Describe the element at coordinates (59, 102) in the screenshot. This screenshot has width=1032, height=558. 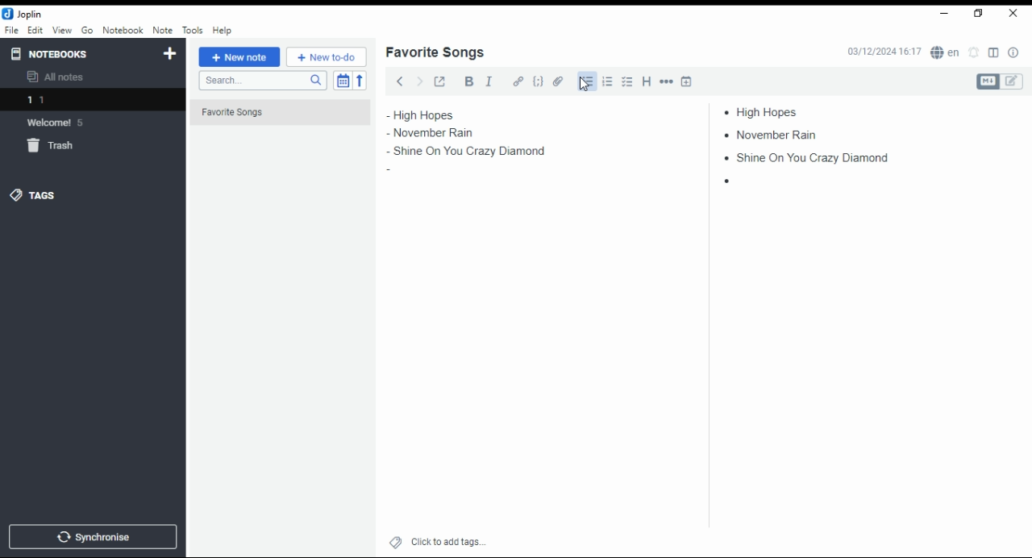
I see `notebook 1` at that location.